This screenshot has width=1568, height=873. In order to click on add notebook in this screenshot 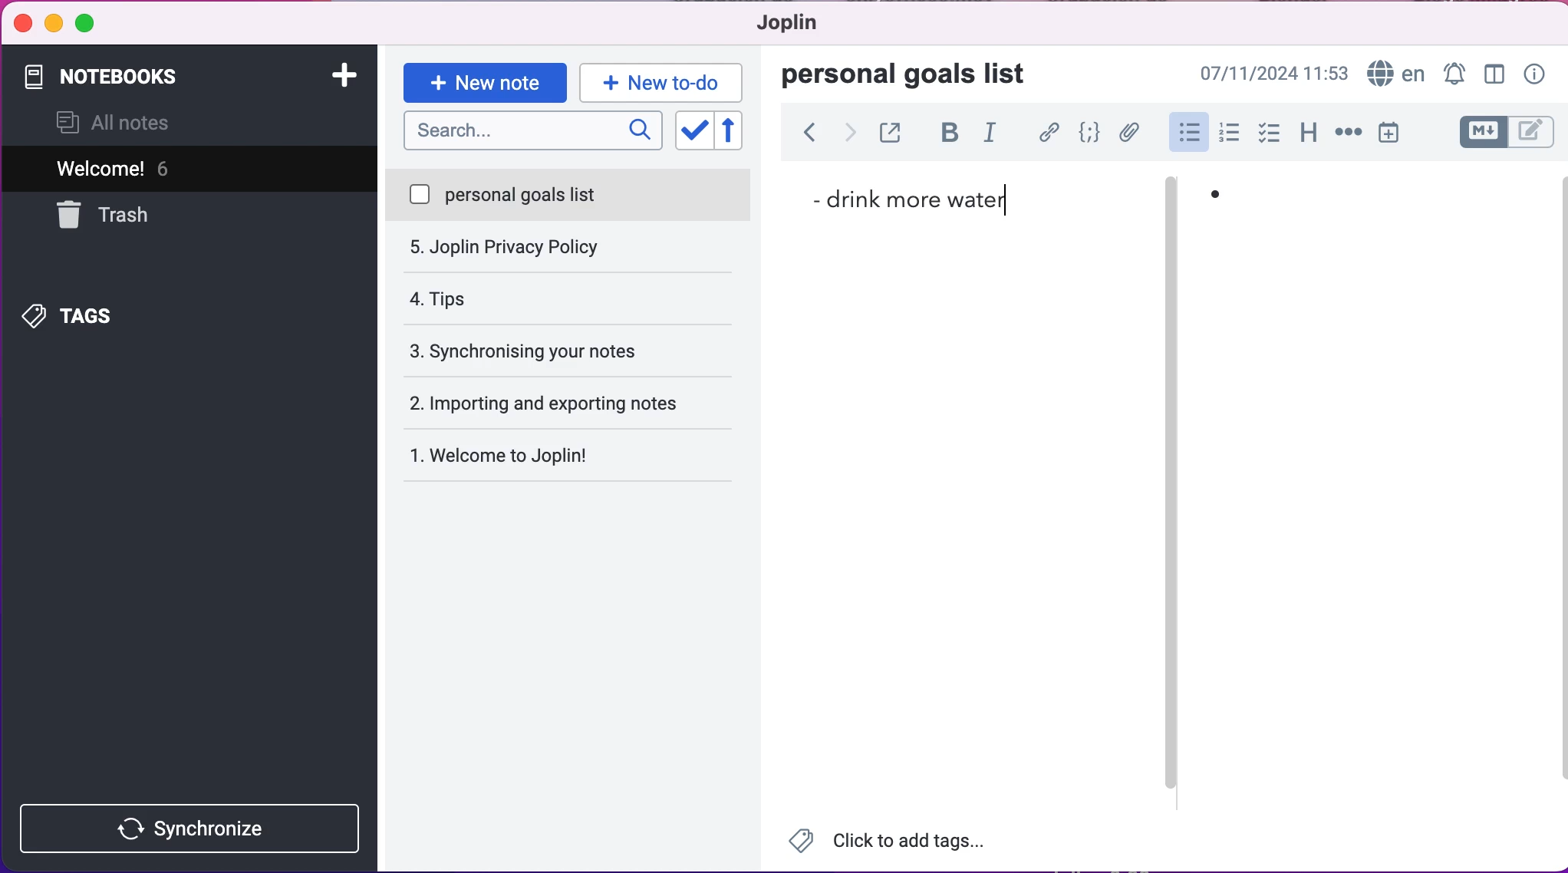, I will do `click(347, 78)`.